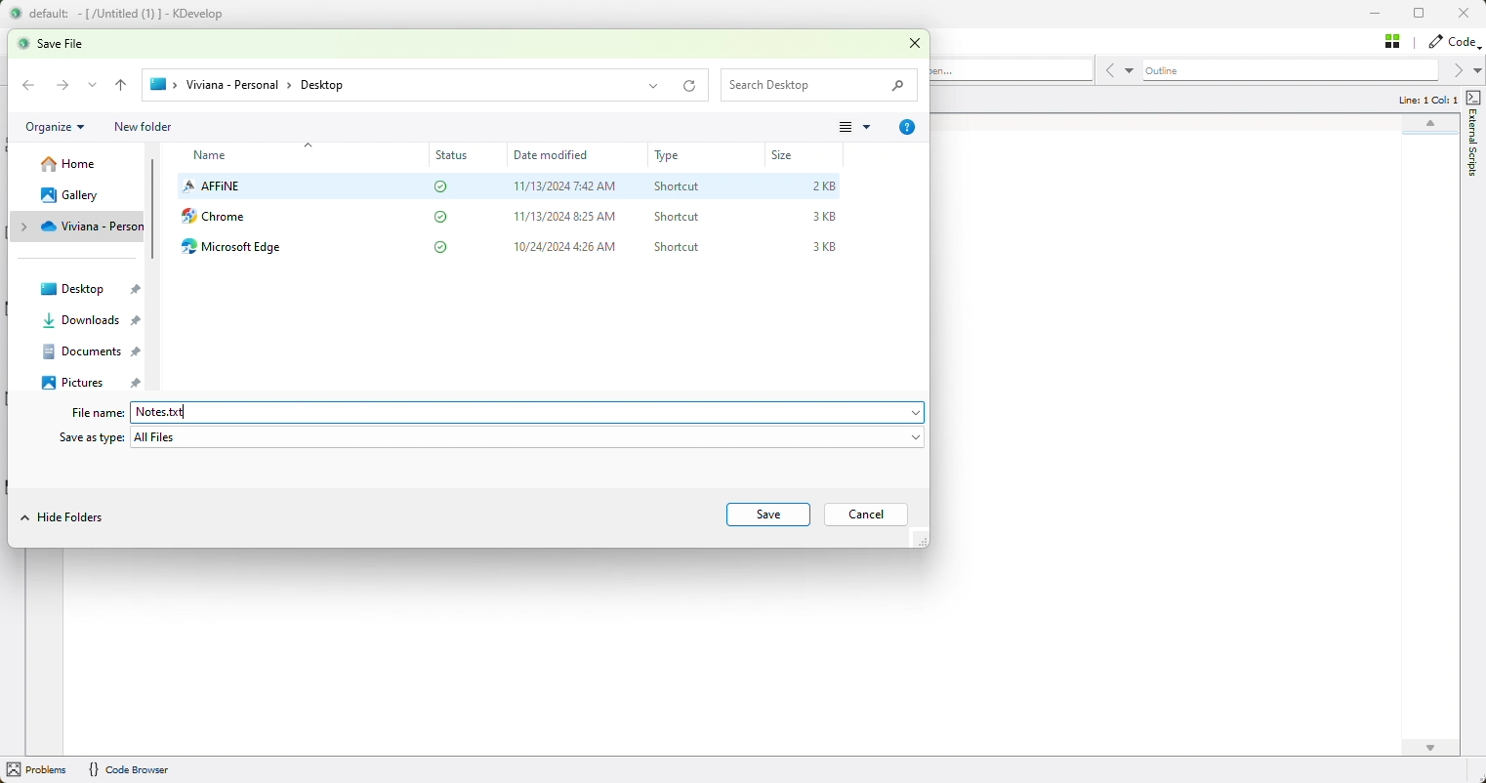 The height and width of the screenshot is (783, 1486). I want to click on date modified, so click(564, 154).